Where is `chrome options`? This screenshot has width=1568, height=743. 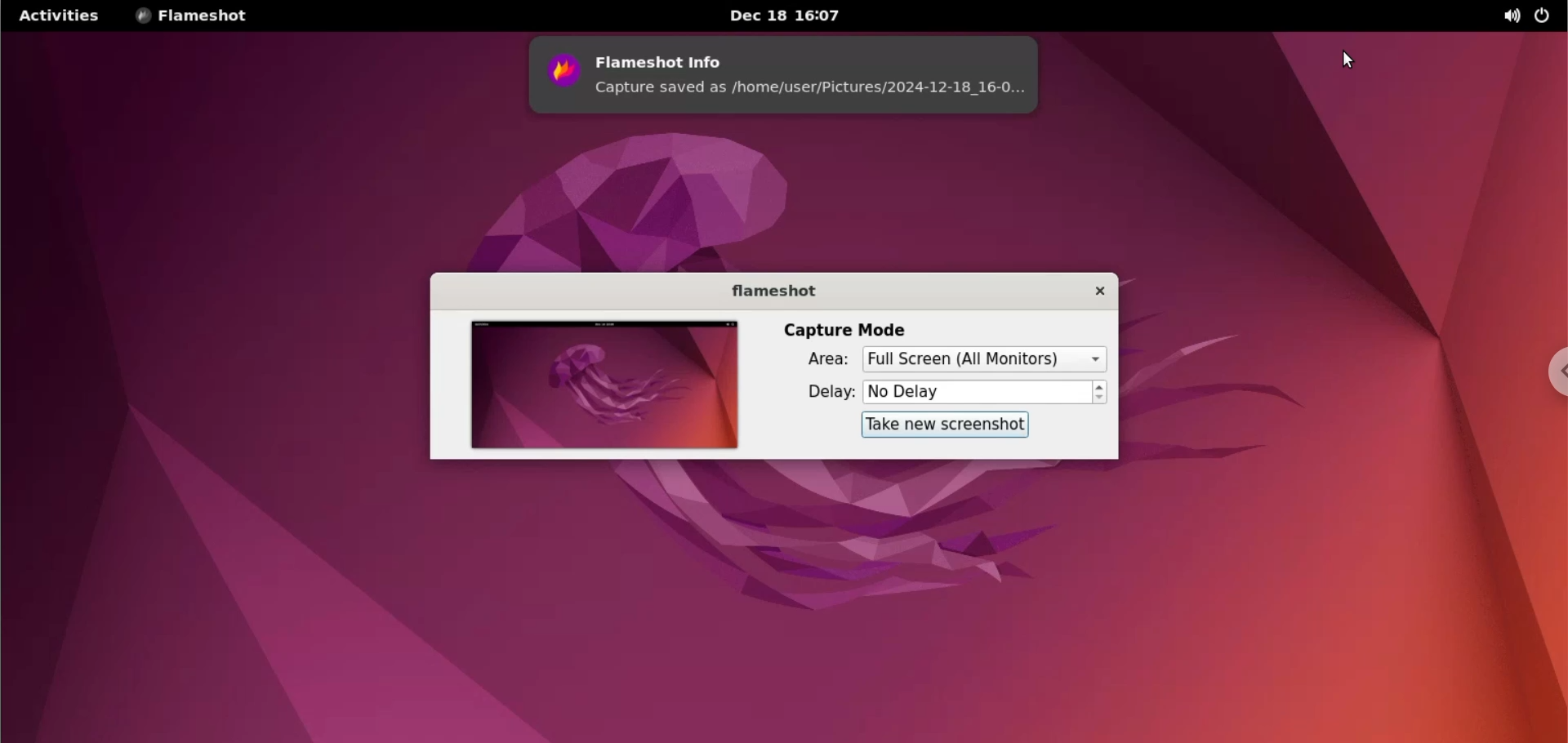
chrome options is located at coordinates (1552, 371).